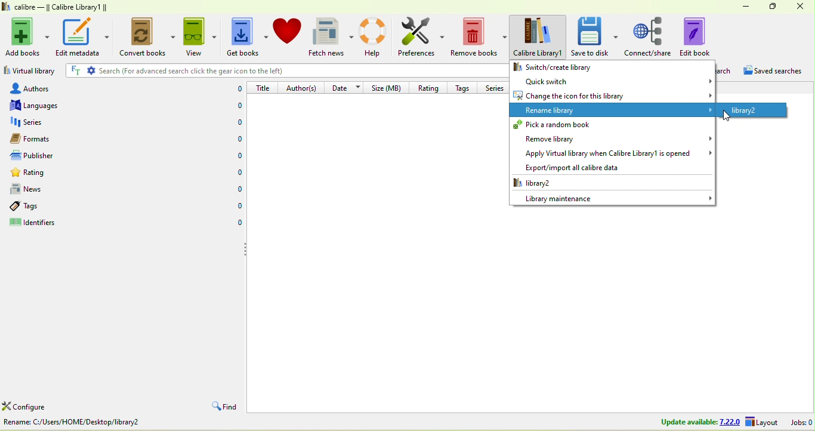 The image size is (815, 431). I want to click on 0, so click(236, 172).